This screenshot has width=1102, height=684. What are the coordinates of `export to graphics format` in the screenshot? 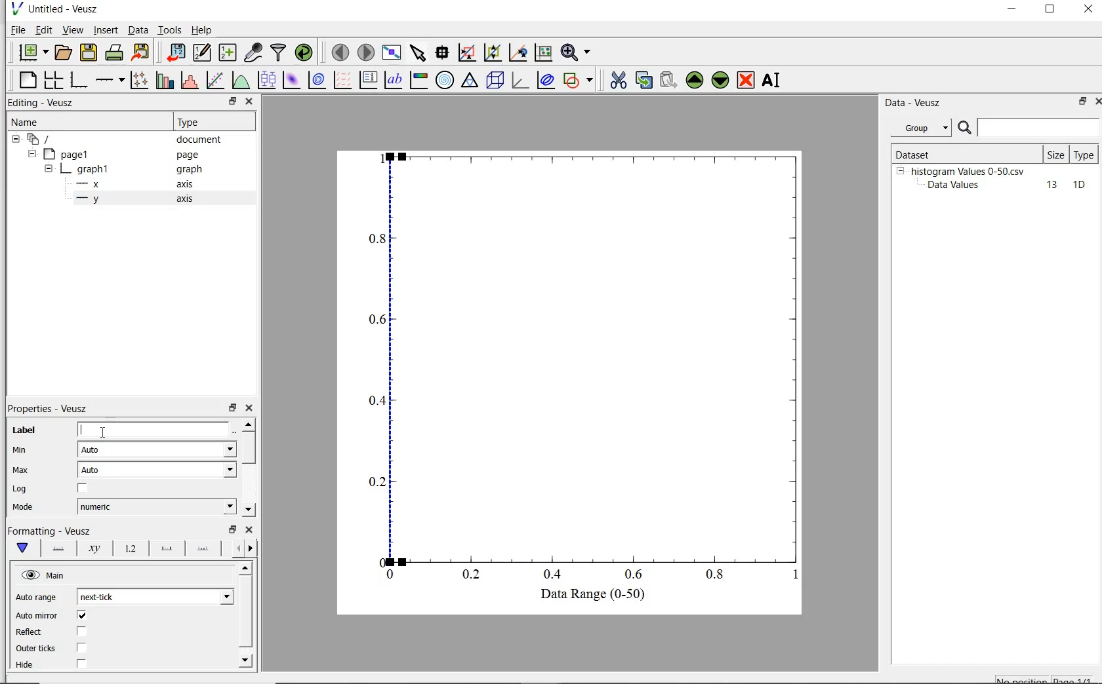 It's located at (142, 51).